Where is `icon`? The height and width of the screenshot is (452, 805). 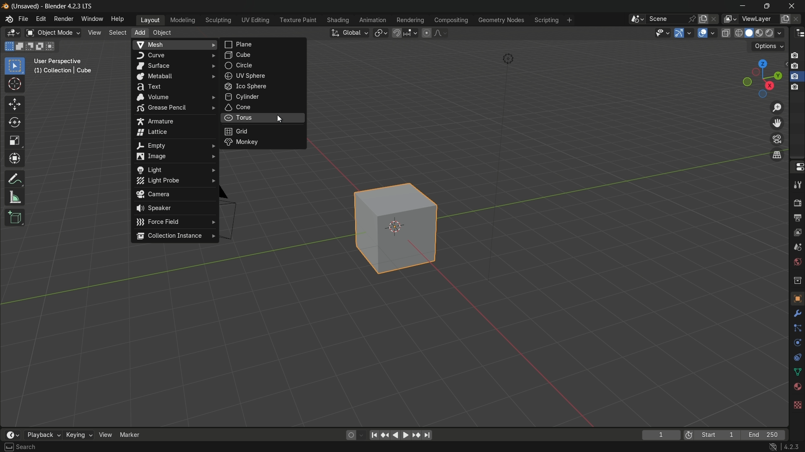 icon is located at coordinates (689, 436).